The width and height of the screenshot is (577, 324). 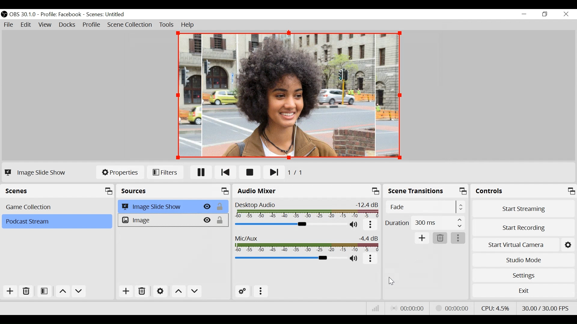 I want to click on OBS Desktop Icon, so click(x=4, y=14).